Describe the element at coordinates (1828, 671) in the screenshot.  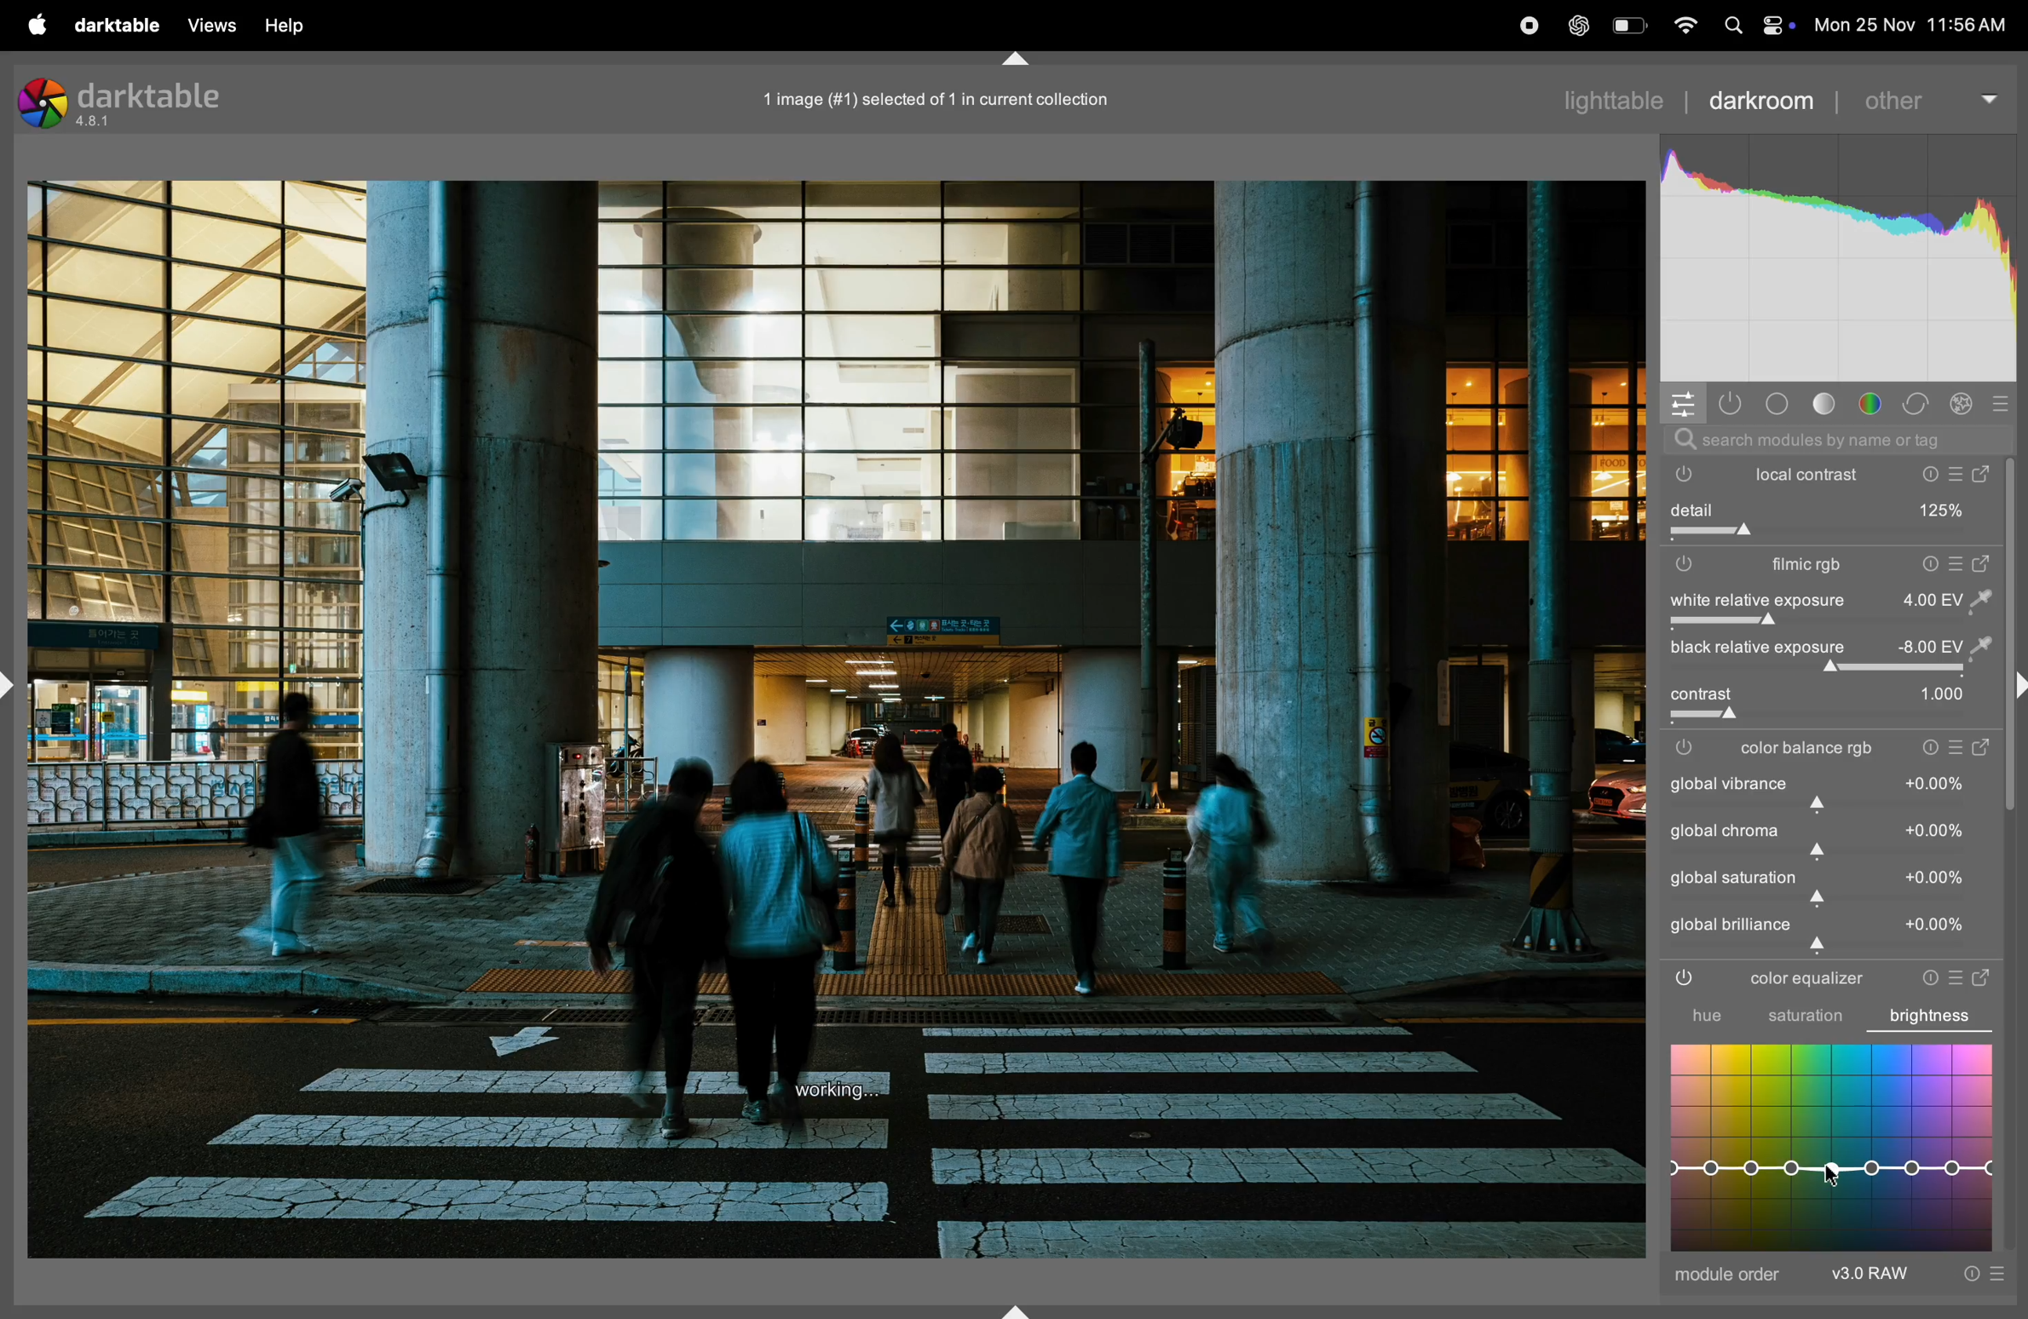
I see `toggle` at that location.